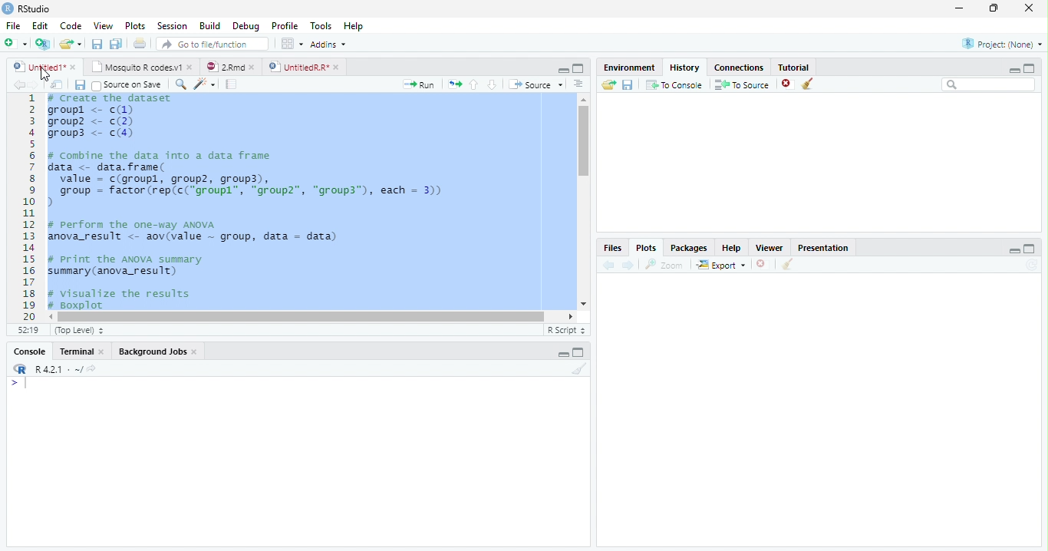 This screenshot has width=1048, height=551. What do you see at coordinates (561, 69) in the screenshot?
I see `Minimize` at bounding box center [561, 69].